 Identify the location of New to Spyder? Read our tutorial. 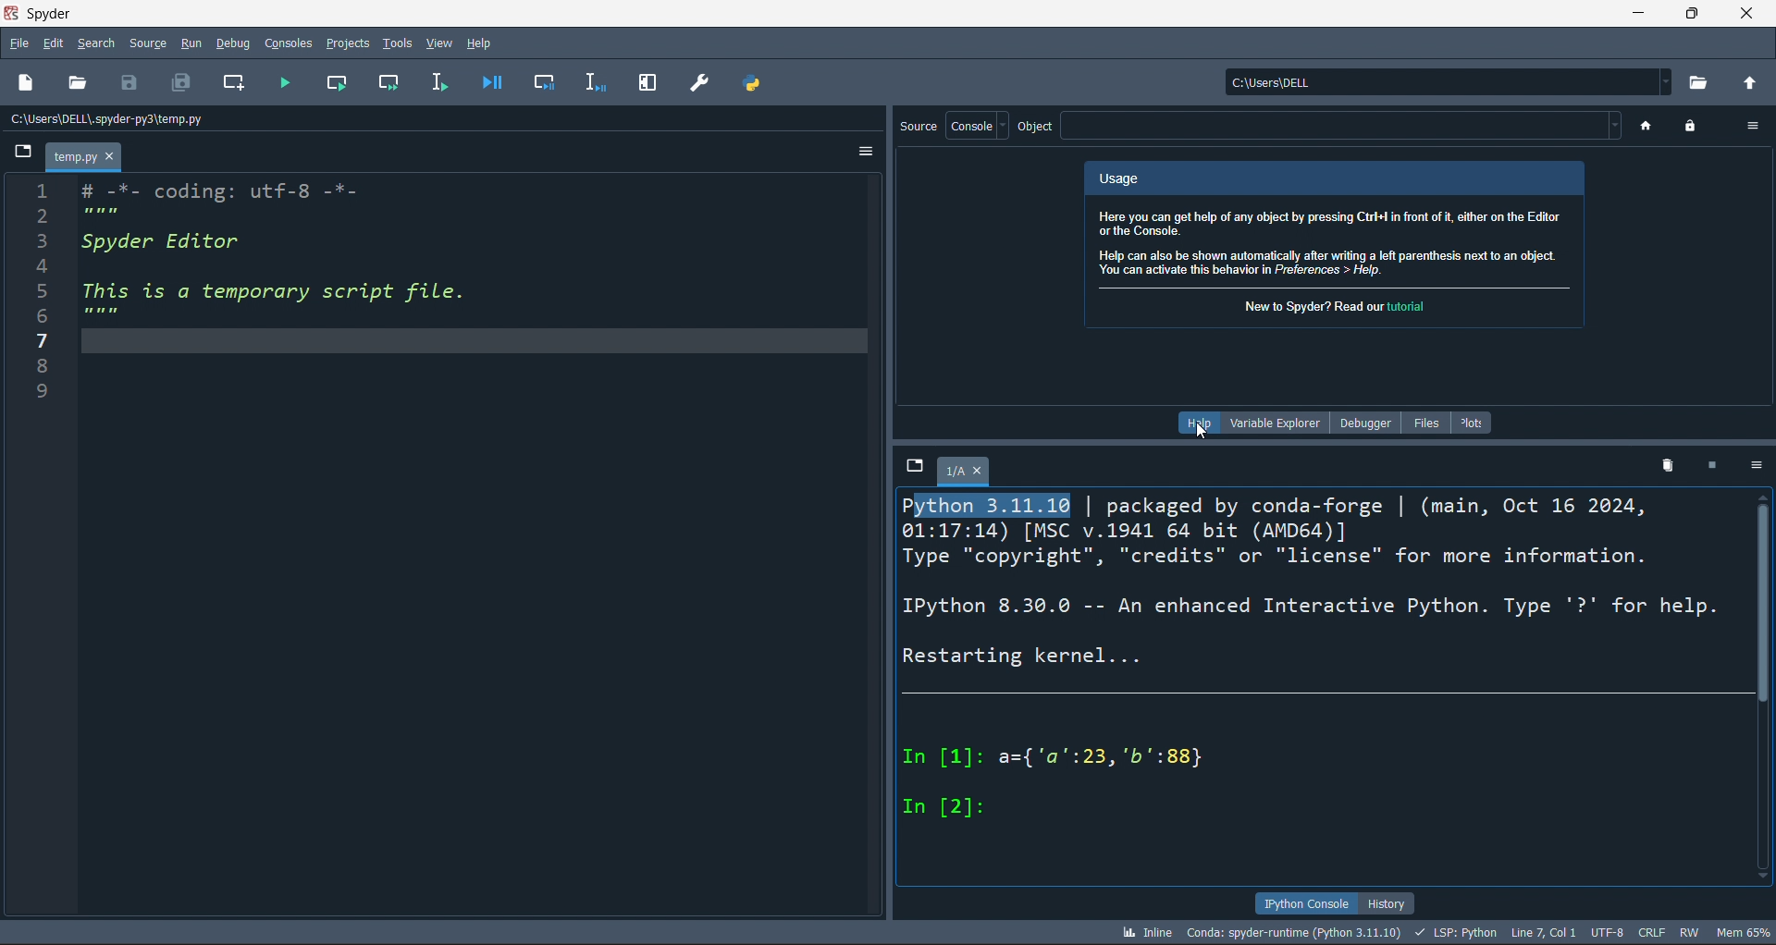
(1338, 306).